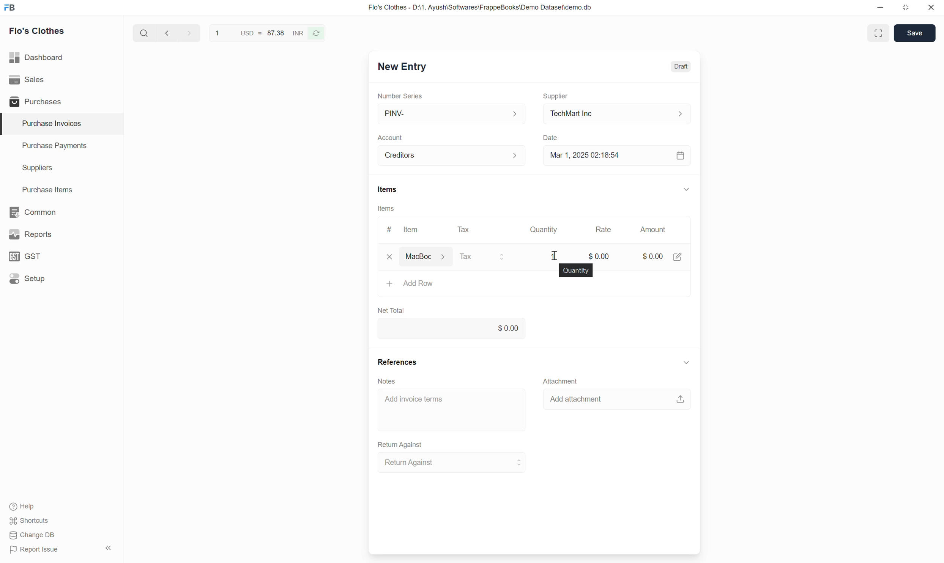 Image resolution: width=944 pixels, height=563 pixels. I want to click on Add attachment, so click(617, 398).